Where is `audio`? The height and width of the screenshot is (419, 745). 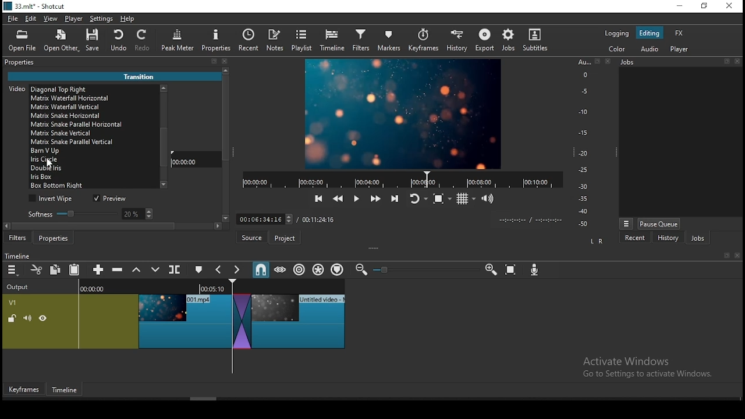 audio is located at coordinates (650, 49).